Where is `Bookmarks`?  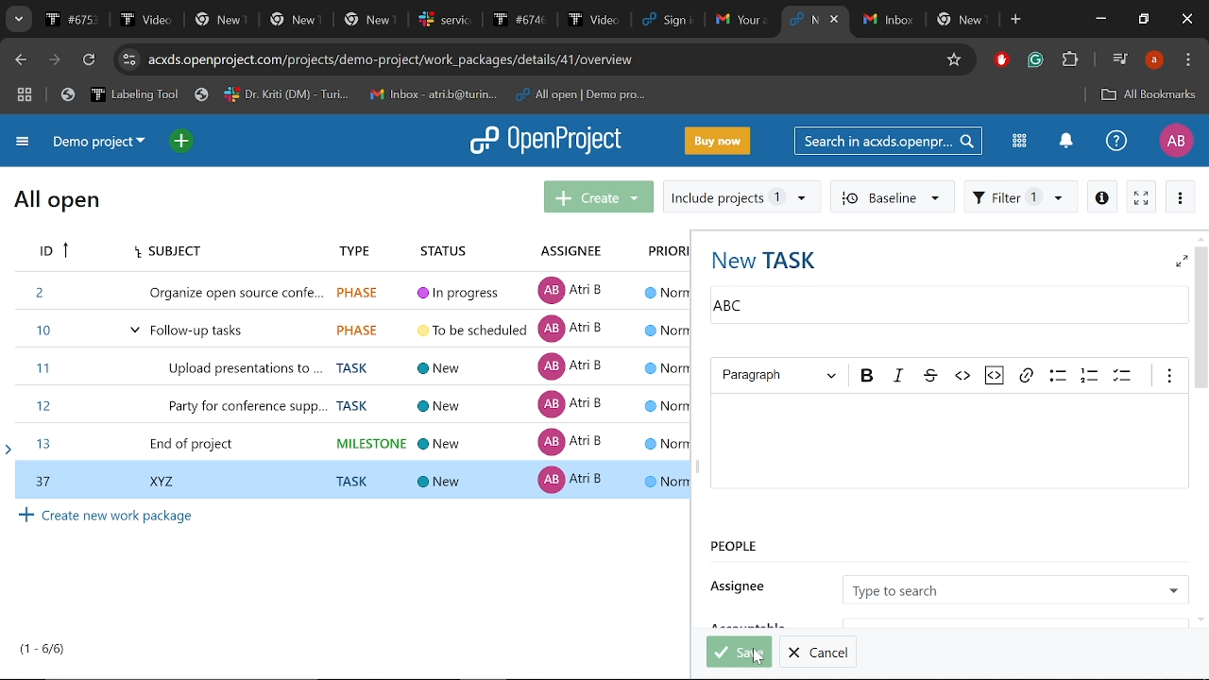 Bookmarks is located at coordinates (353, 95).